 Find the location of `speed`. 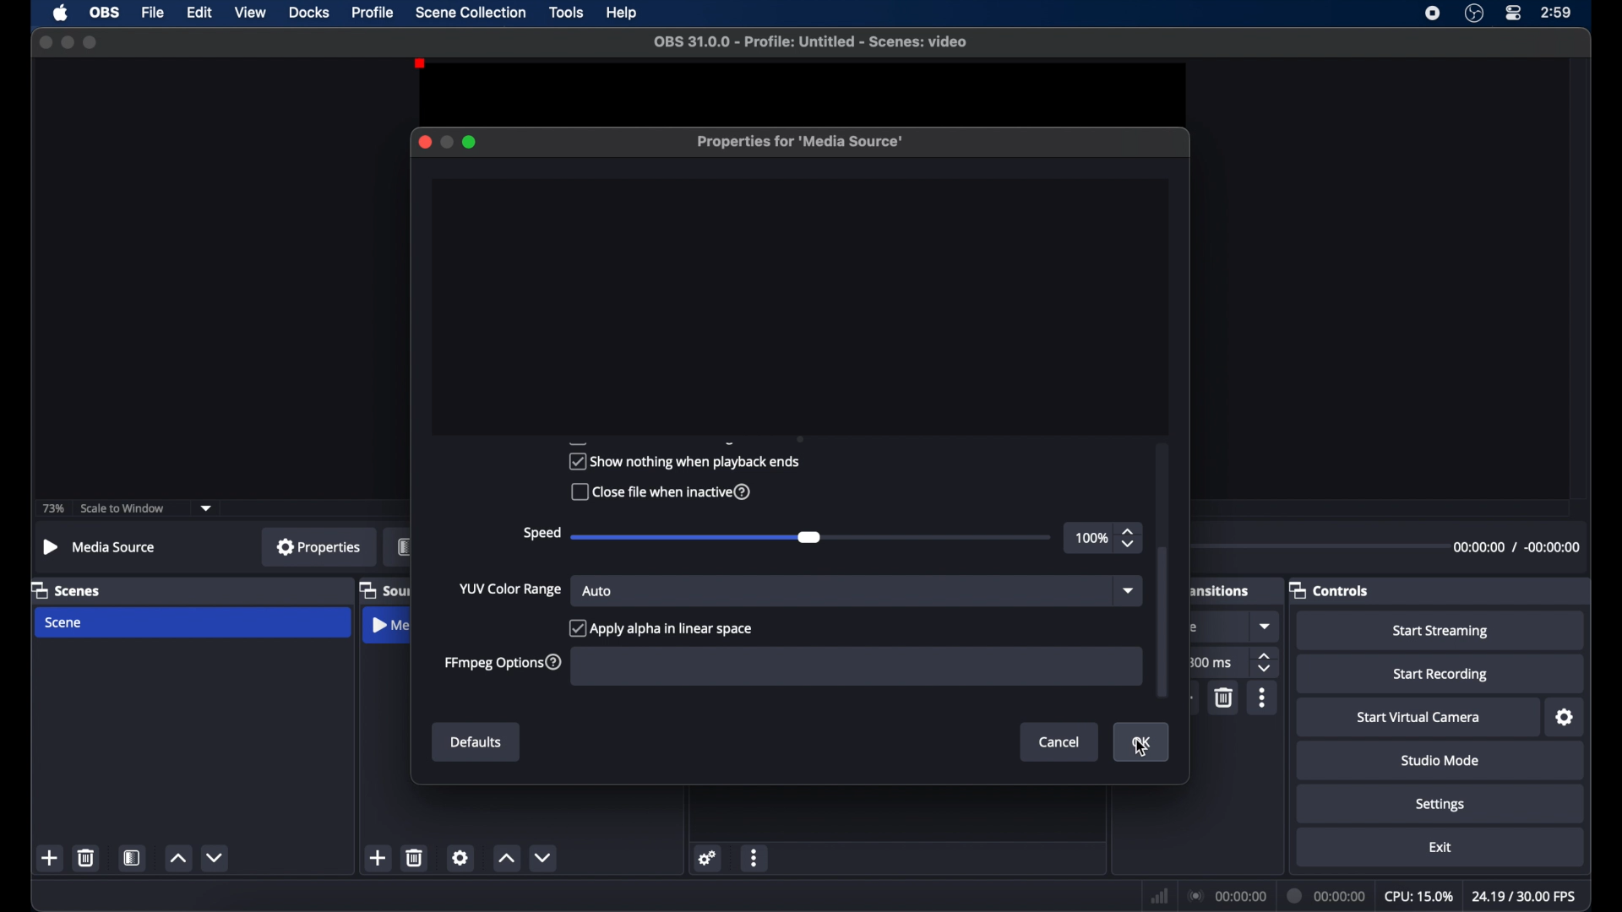

speed is located at coordinates (541, 534).